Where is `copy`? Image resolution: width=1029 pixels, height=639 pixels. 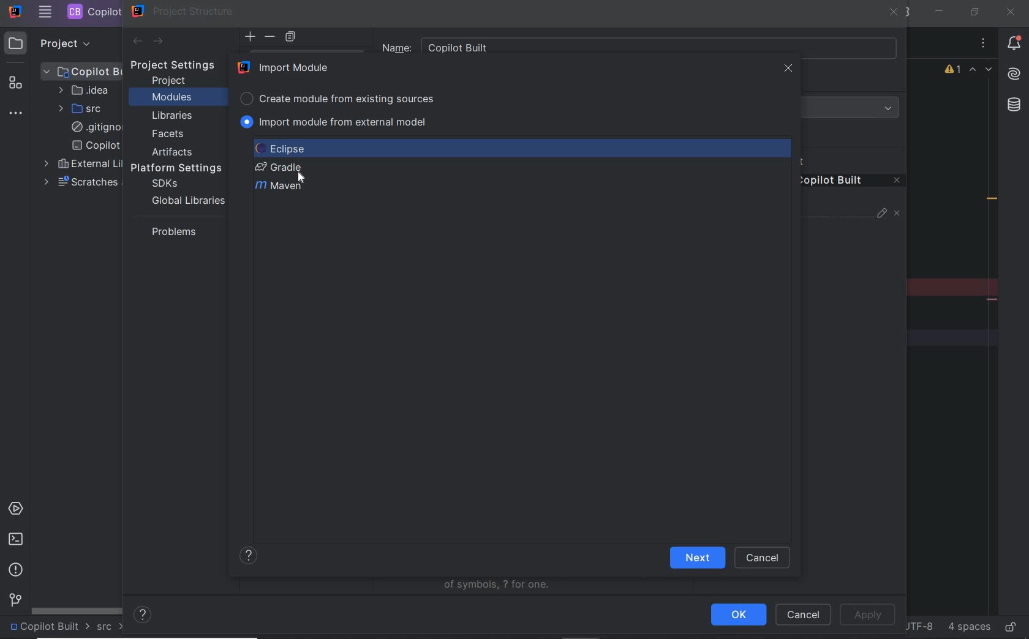 copy is located at coordinates (290, 37).